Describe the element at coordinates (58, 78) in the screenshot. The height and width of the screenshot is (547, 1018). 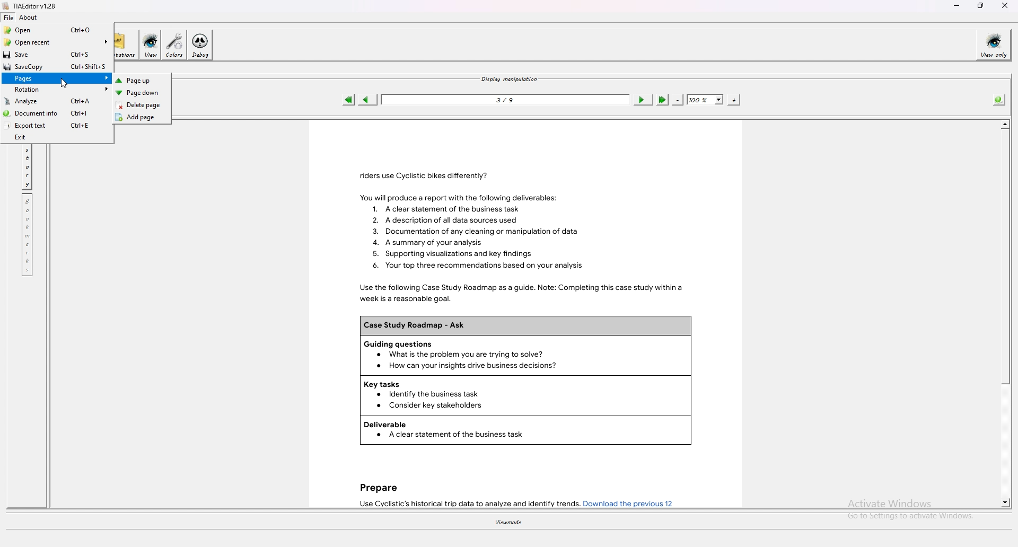
I see `Pages ` at that location.